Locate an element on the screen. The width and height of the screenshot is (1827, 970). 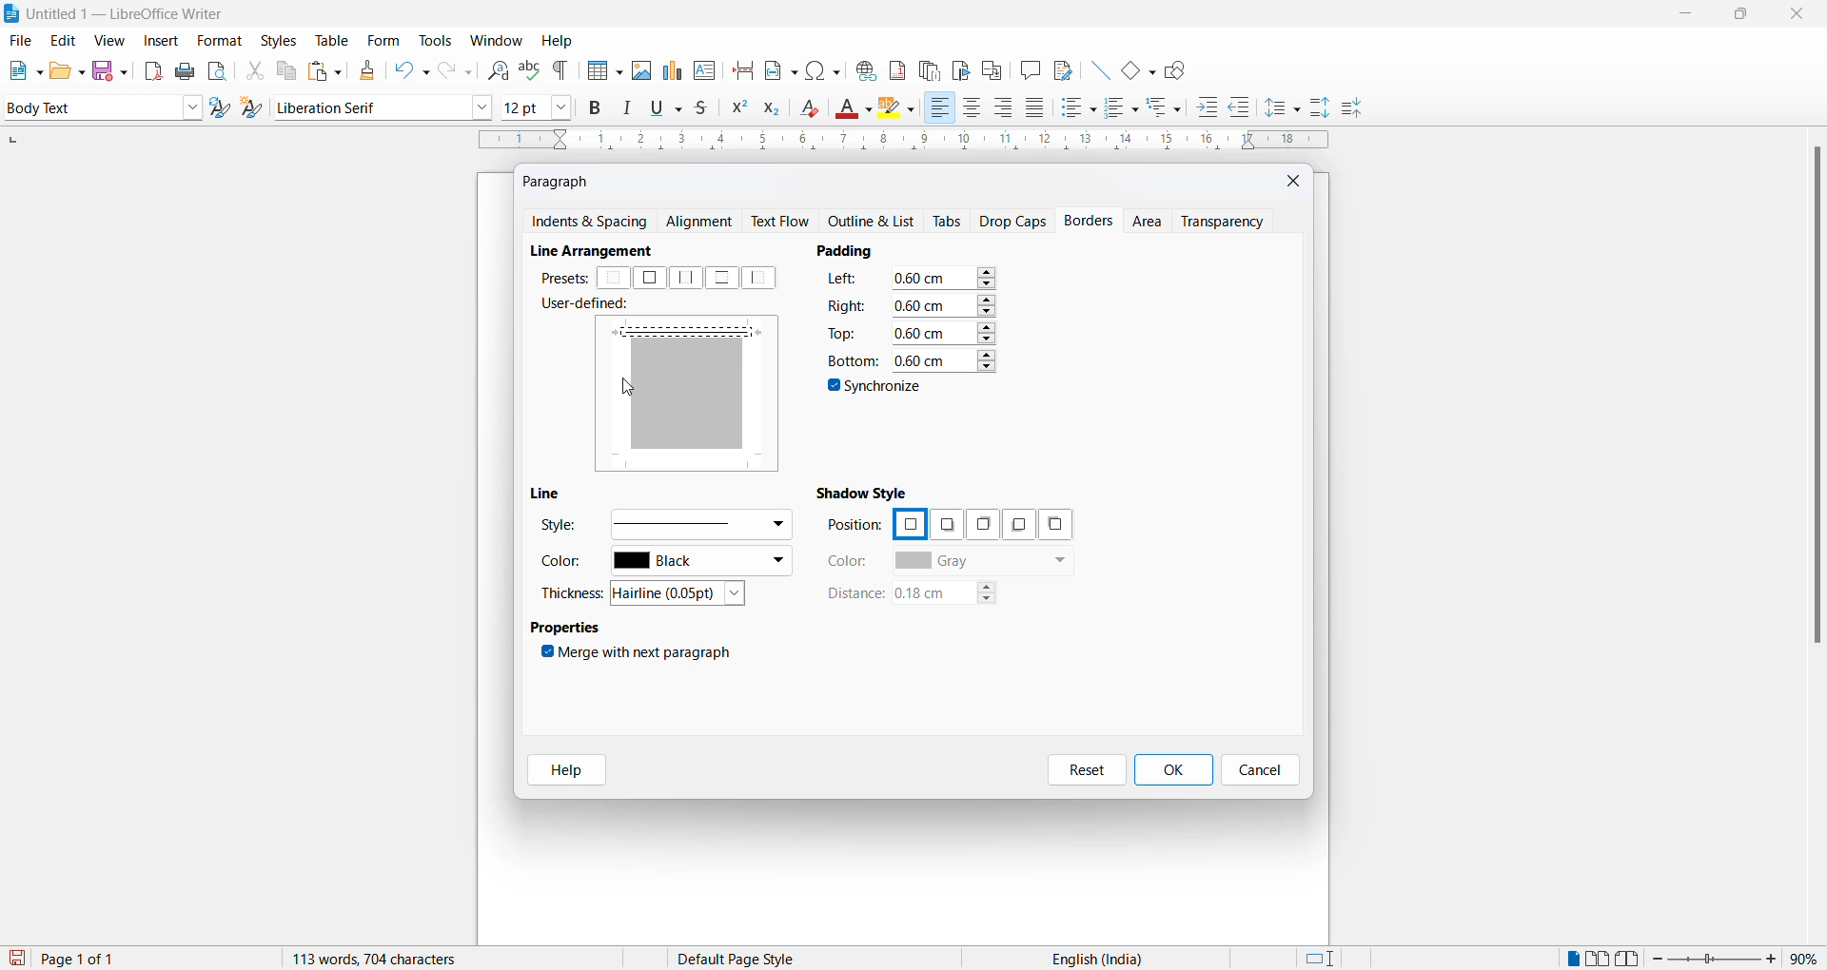
increase indent is located at coordinates (1213, 108).